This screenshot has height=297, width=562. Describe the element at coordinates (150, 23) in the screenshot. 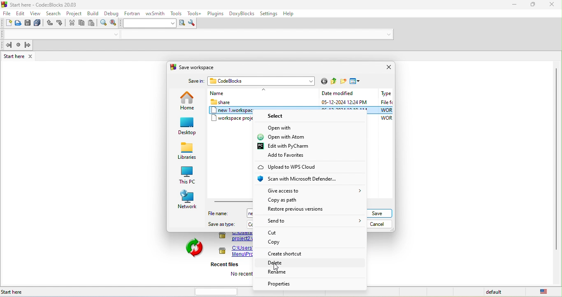

I see `text to search` at that location.